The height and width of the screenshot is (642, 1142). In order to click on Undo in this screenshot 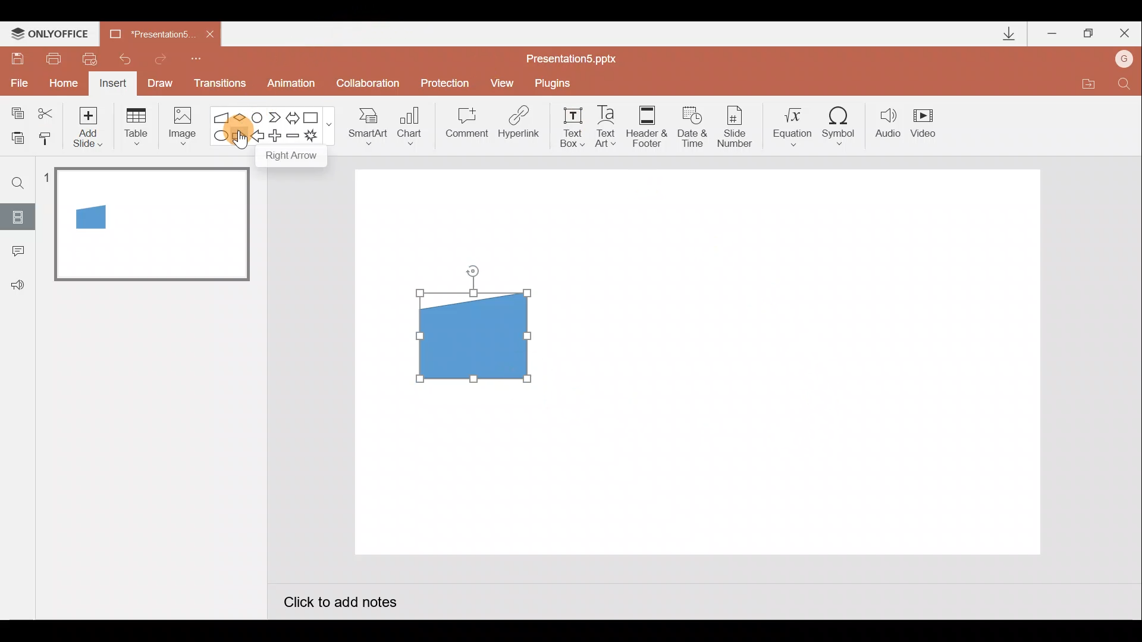, I will do `click(127, 59)`.